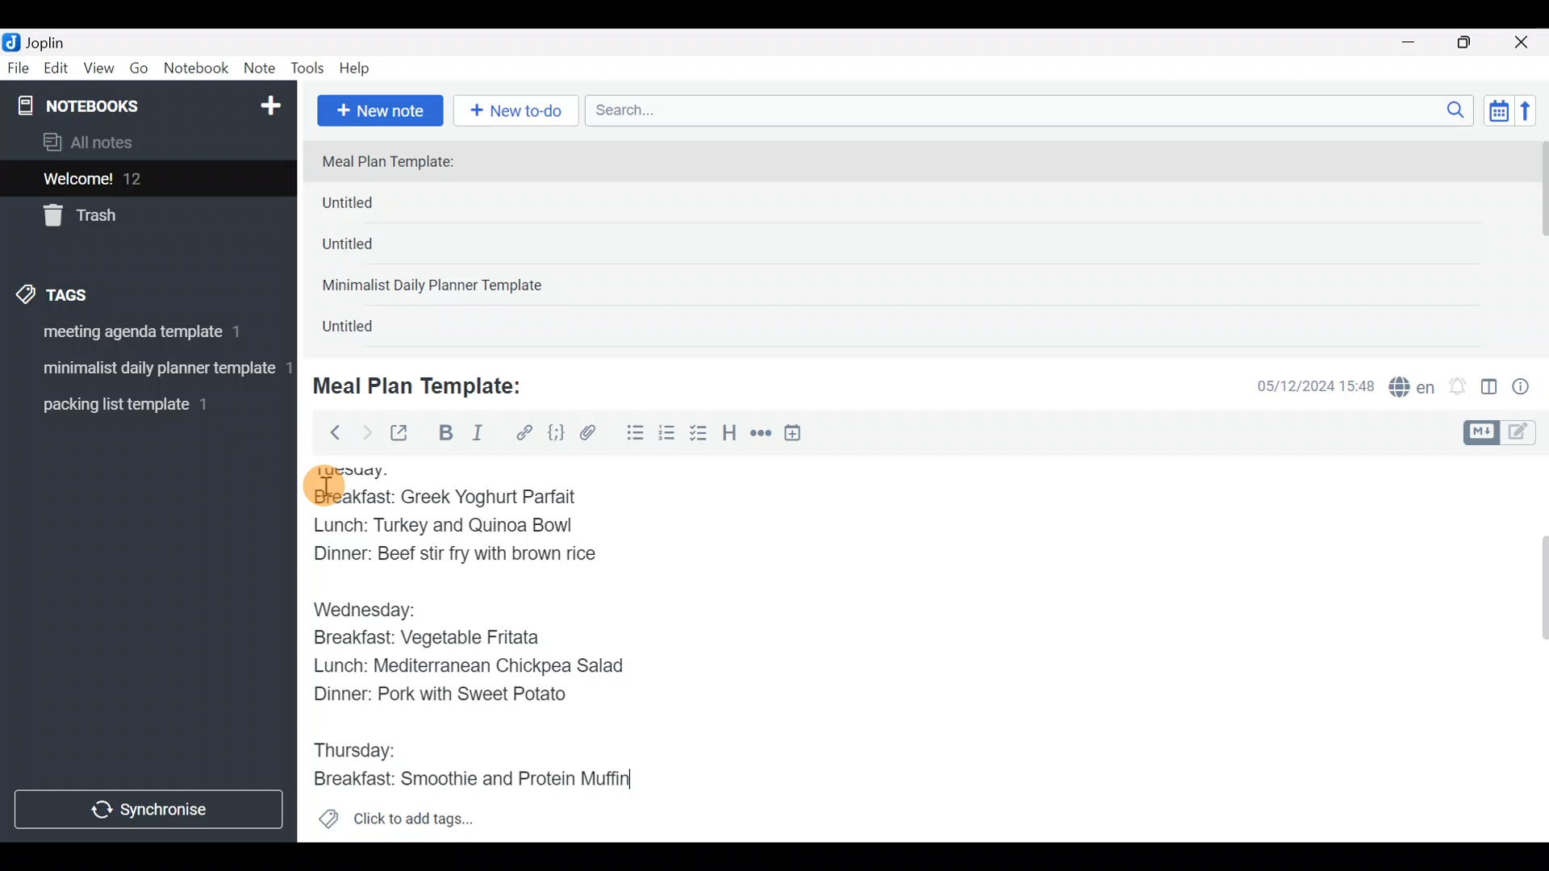  Describe the element at coordinates (1539, 244) in the screenshot. I see `scroll bar` at that location.